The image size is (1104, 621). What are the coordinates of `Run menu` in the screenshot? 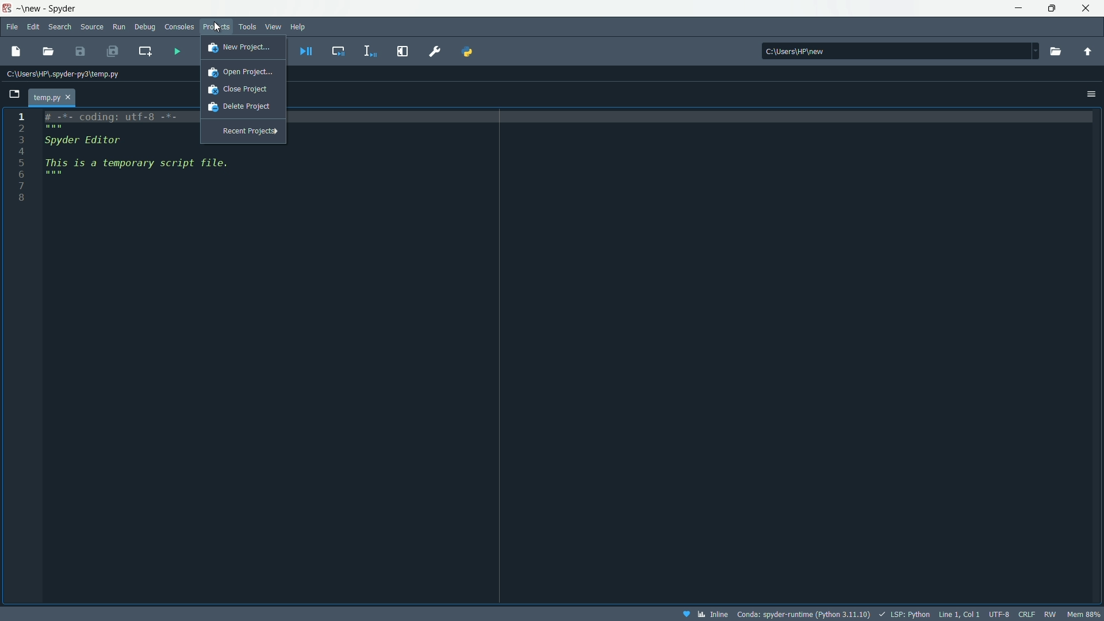 It's located at (118, 26).